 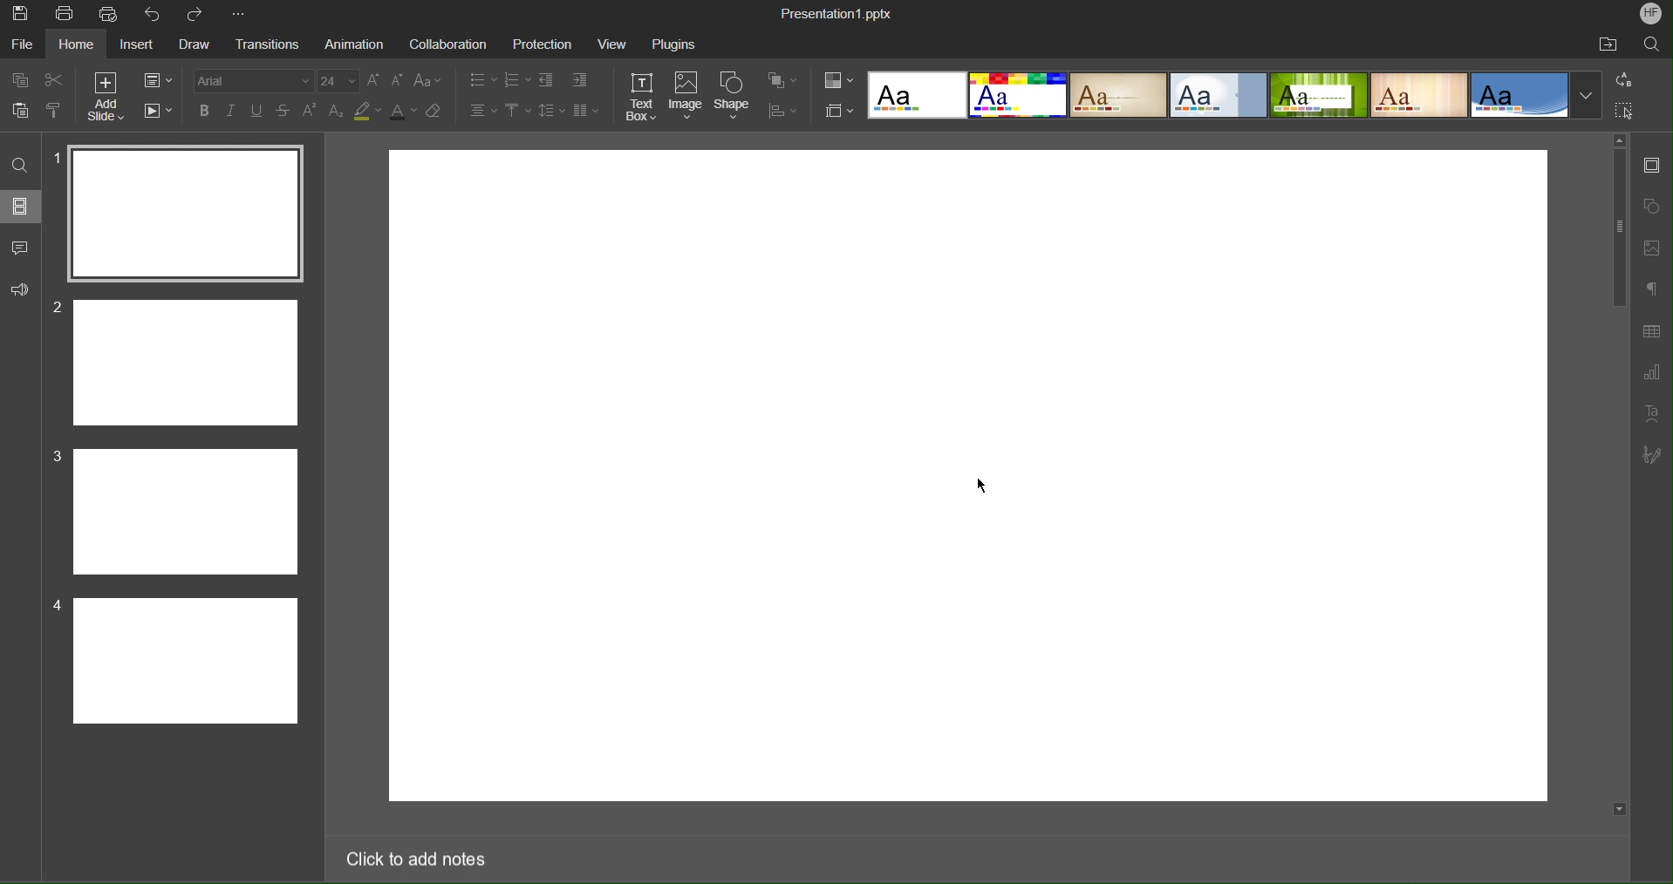 I want to click on Save, so click(x=19, y=14).